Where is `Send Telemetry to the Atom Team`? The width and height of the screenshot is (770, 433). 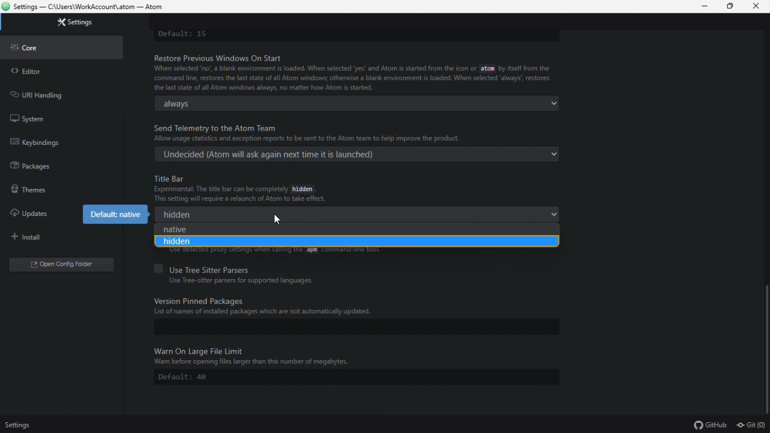
Send Telemetry to the Atom Team is located at coordinates (216, 128).